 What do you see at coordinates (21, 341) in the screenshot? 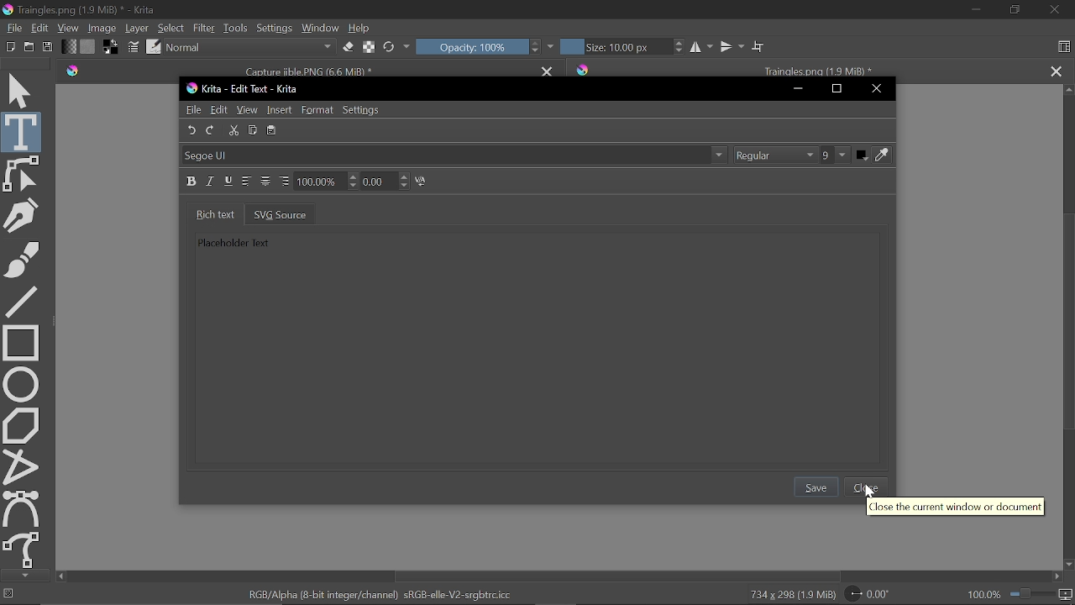
I see `Rectangle tool` at bounding box center [21, 341].